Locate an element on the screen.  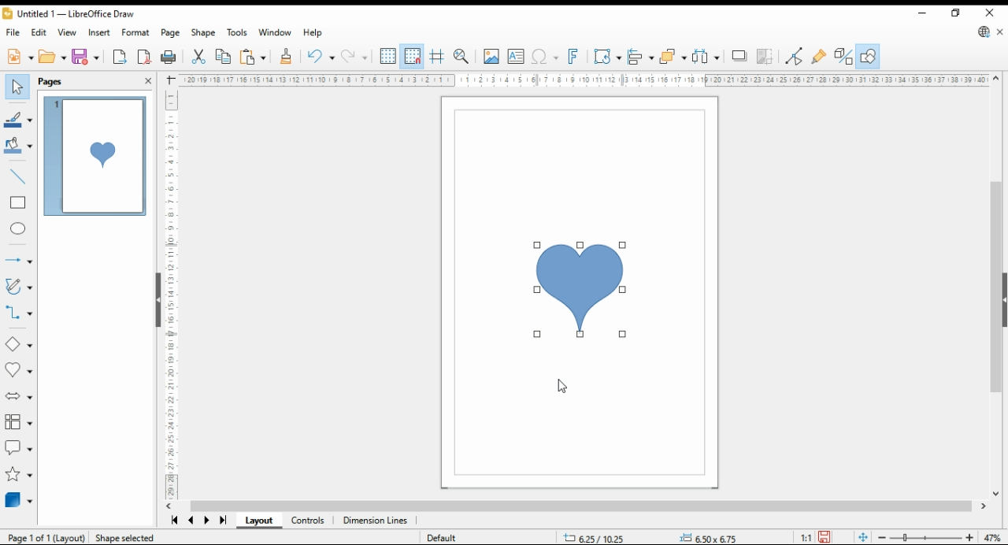
page is located at coordinates (171, 34).